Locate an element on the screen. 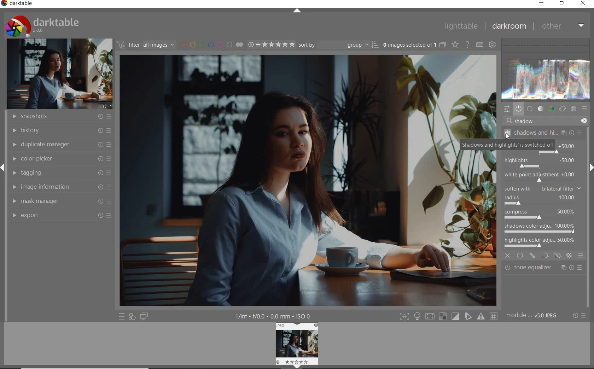 Image resolution: width=594 pixels, height=369 pixels. quick access for applying any of your styles is located at coordinates (133, 317).